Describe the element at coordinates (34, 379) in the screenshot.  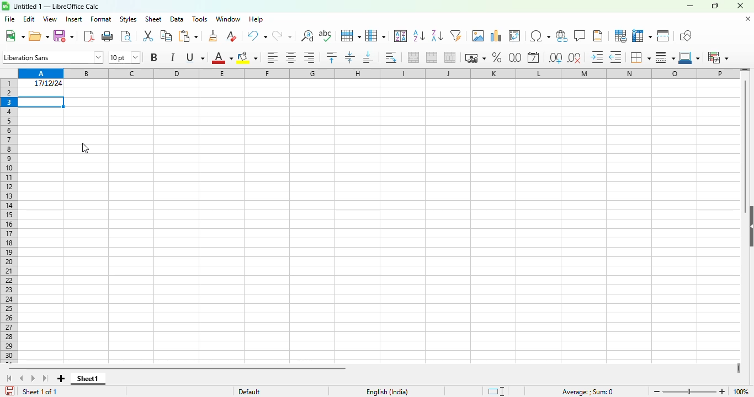
I see `scroll to next page` at that location.